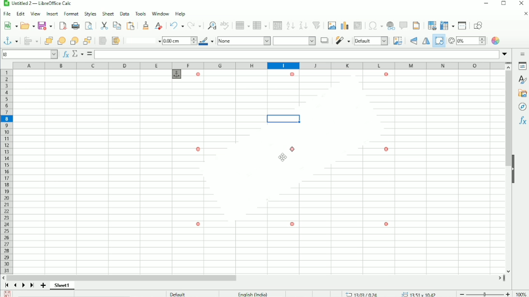  What do you see at coordinates (523, 107) in the screenshot?
I see `Navigator` at bounding box center [523, 107].